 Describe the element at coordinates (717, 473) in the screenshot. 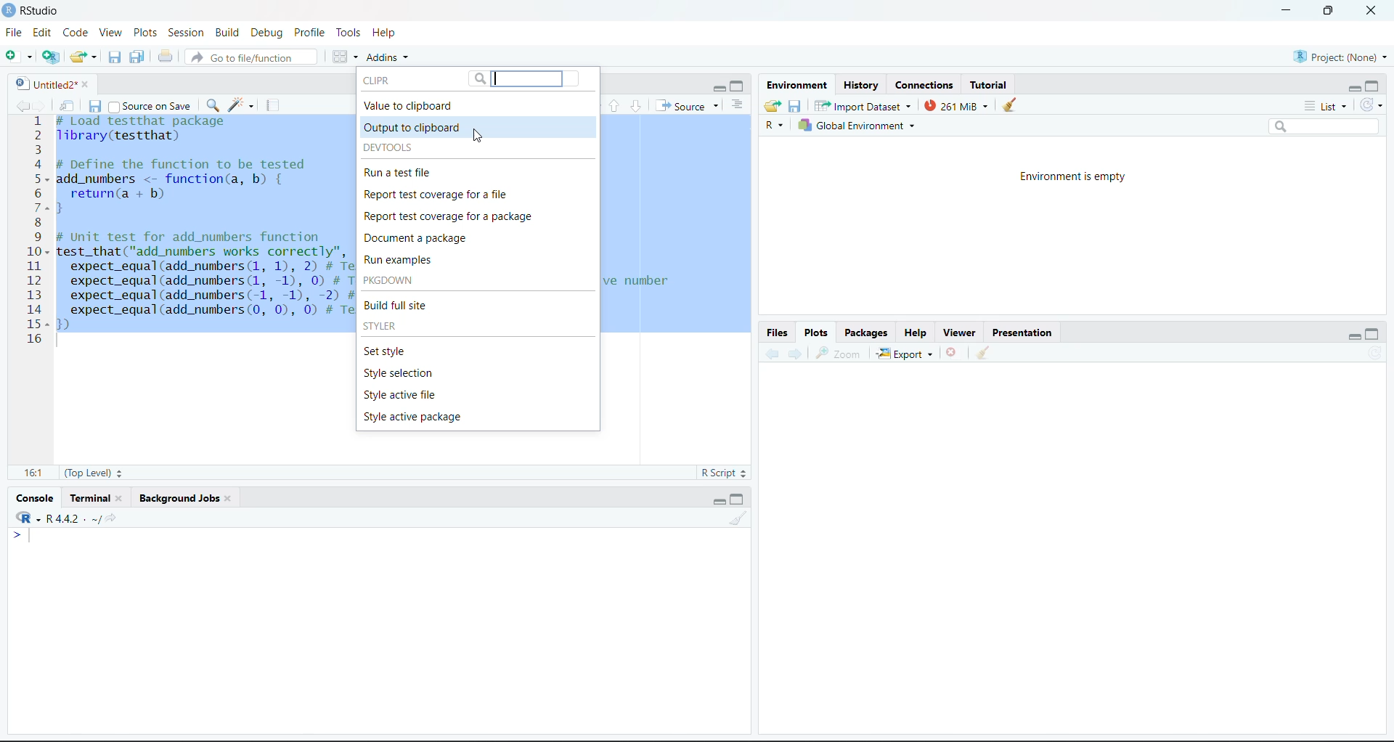

I see `R Script` at that location.